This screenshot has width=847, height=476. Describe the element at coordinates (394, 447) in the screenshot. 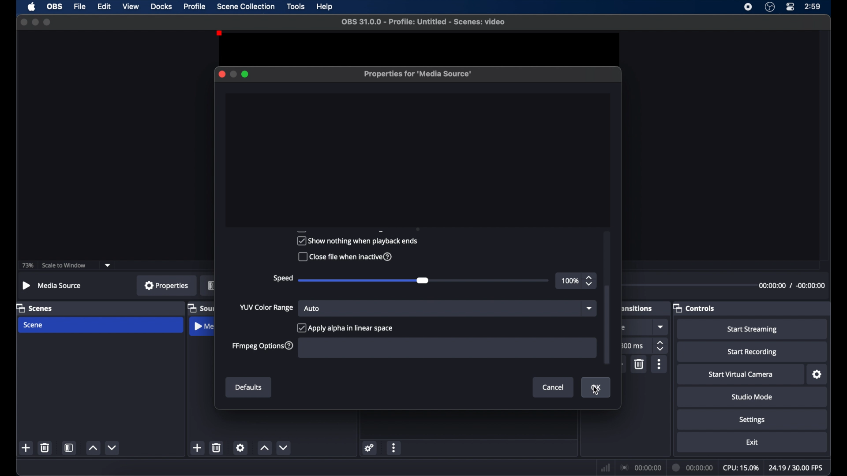

I see `more options` at that location.